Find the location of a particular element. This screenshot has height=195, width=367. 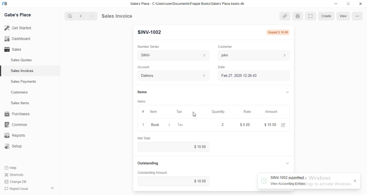

$10.00 is located at coordinates (202, 181).